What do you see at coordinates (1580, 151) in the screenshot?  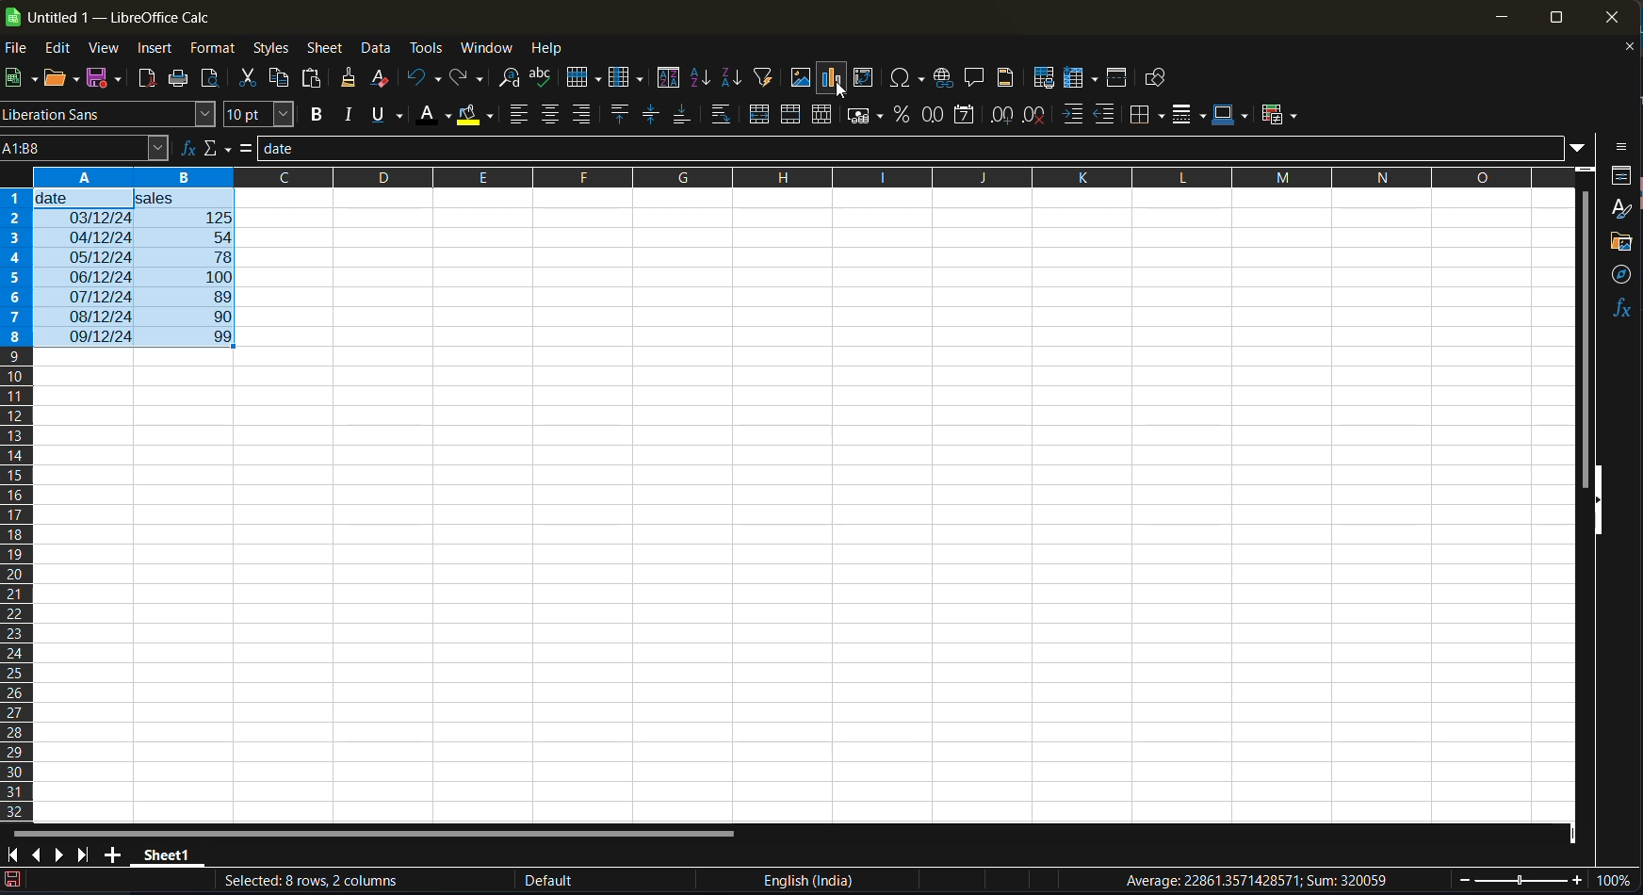 I see `expand formula bar` at bounding box center [1580, 151].